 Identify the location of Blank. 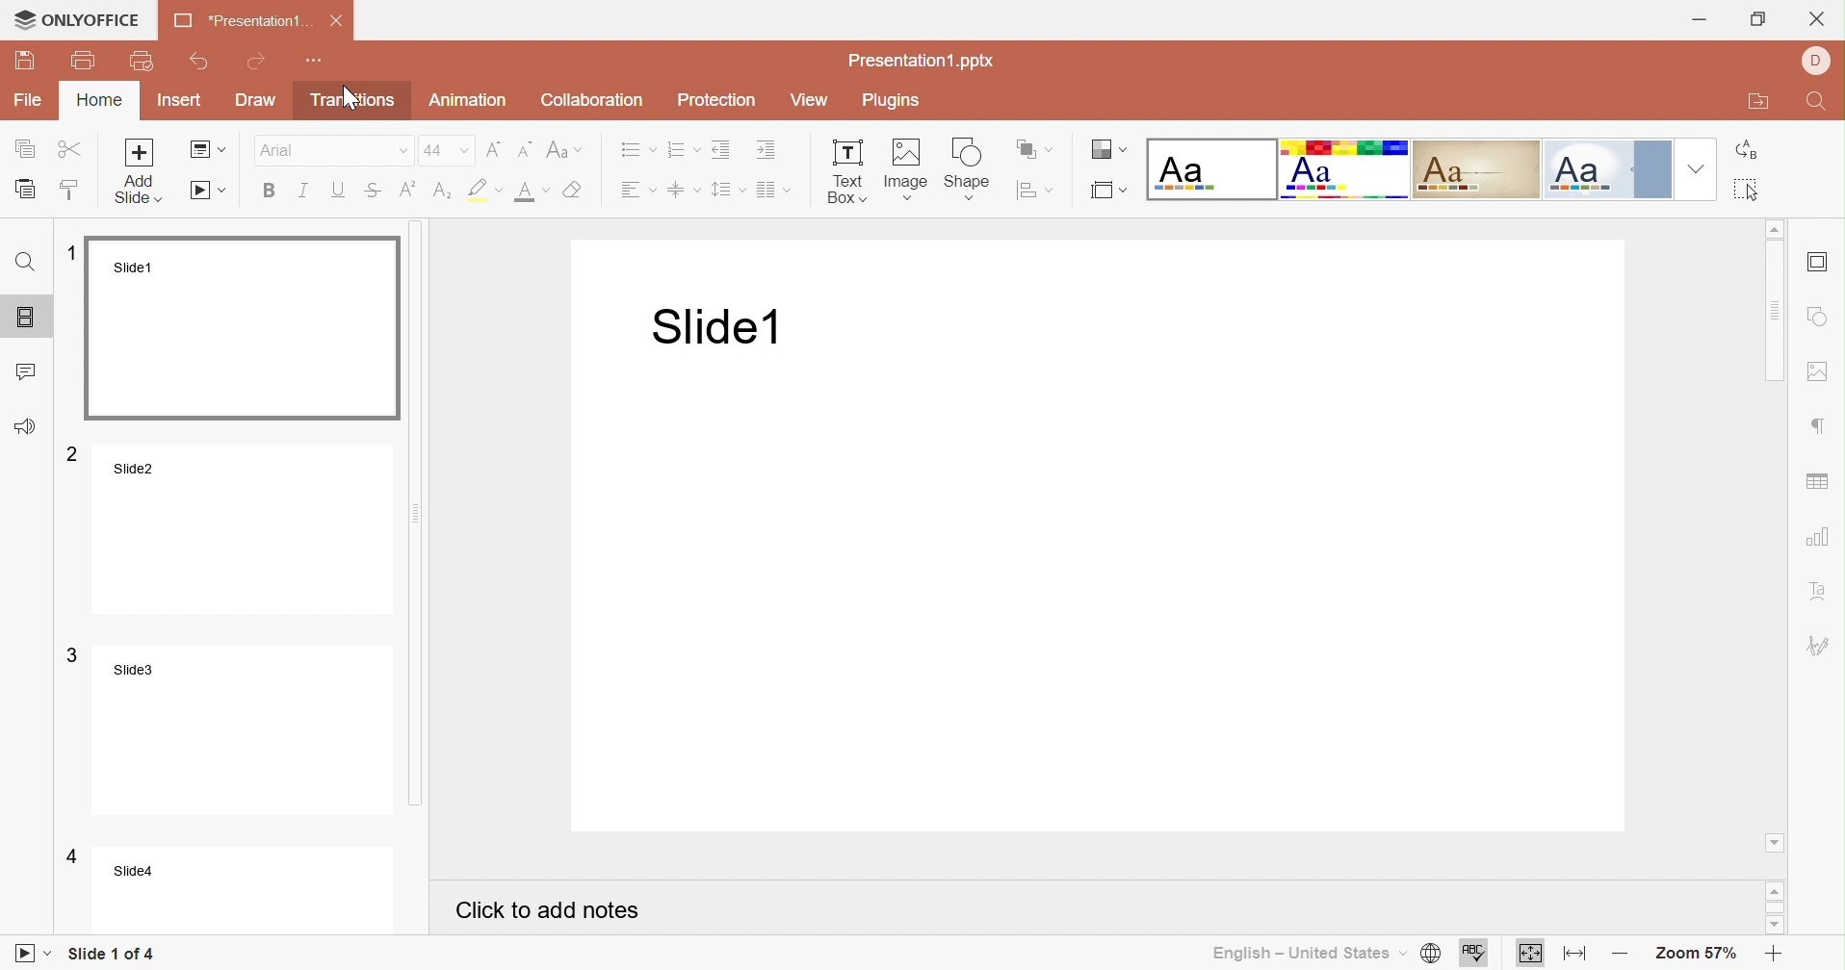
(1213, 168).